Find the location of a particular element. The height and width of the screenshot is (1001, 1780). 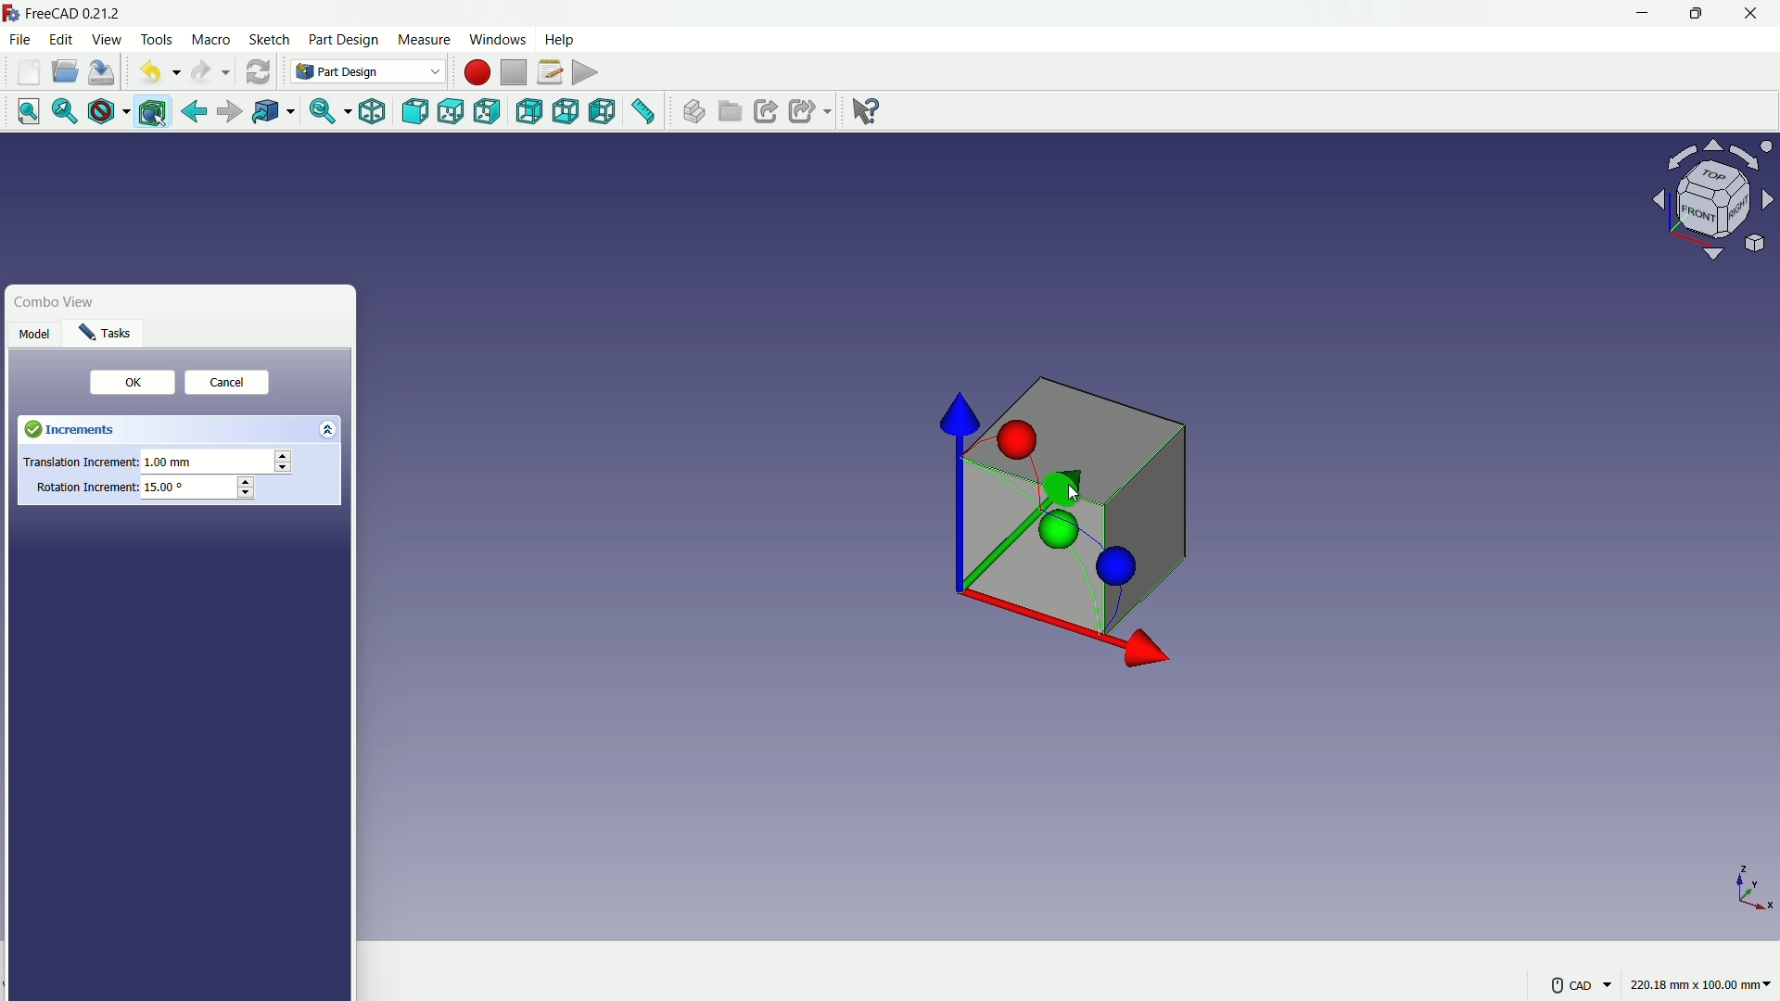

isometric view is located at coordinates (372, 113).